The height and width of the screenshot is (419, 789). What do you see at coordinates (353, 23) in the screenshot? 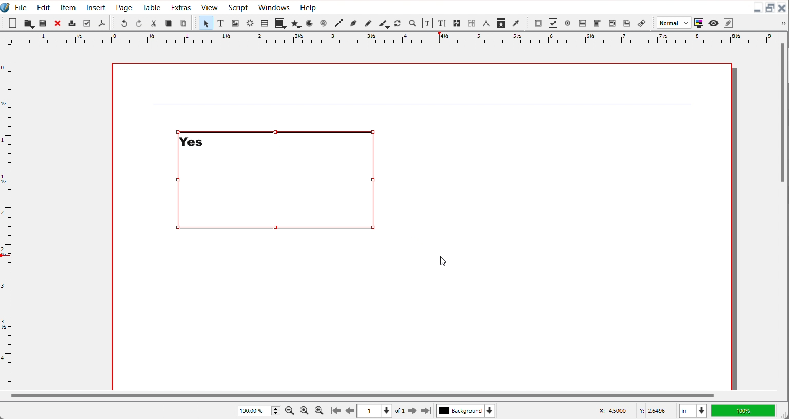
I see `Bezier curve` at bounding box center [353, 23].